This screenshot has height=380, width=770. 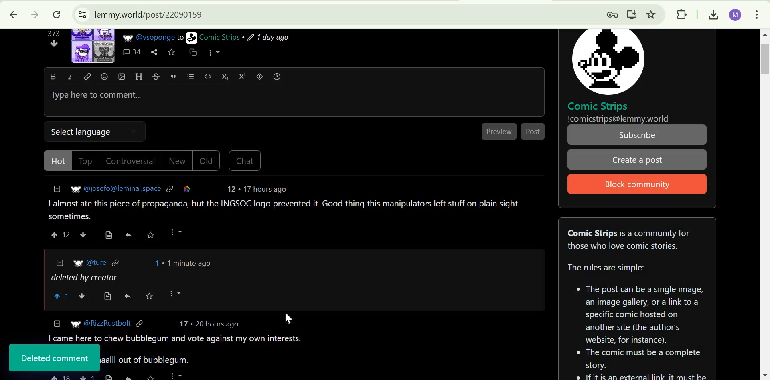 What do you see at coordinates (216, 324) in the screenshot?
I see `20 hours ago` at bounding box center [216, 324].